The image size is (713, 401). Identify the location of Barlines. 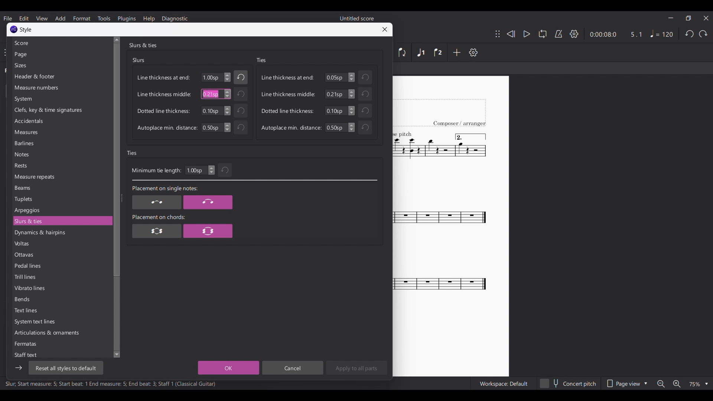
(61, 143).